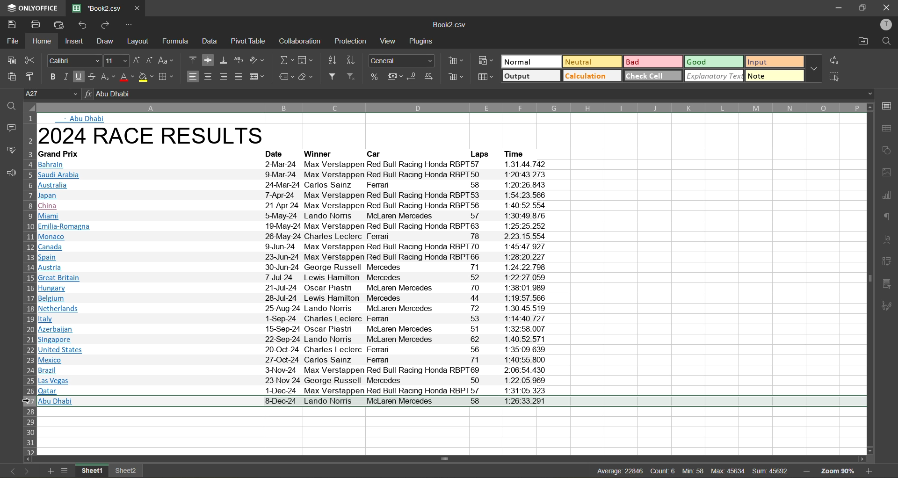 The image size is (898, 478). I want to click on clear filter, so click(355, 78).